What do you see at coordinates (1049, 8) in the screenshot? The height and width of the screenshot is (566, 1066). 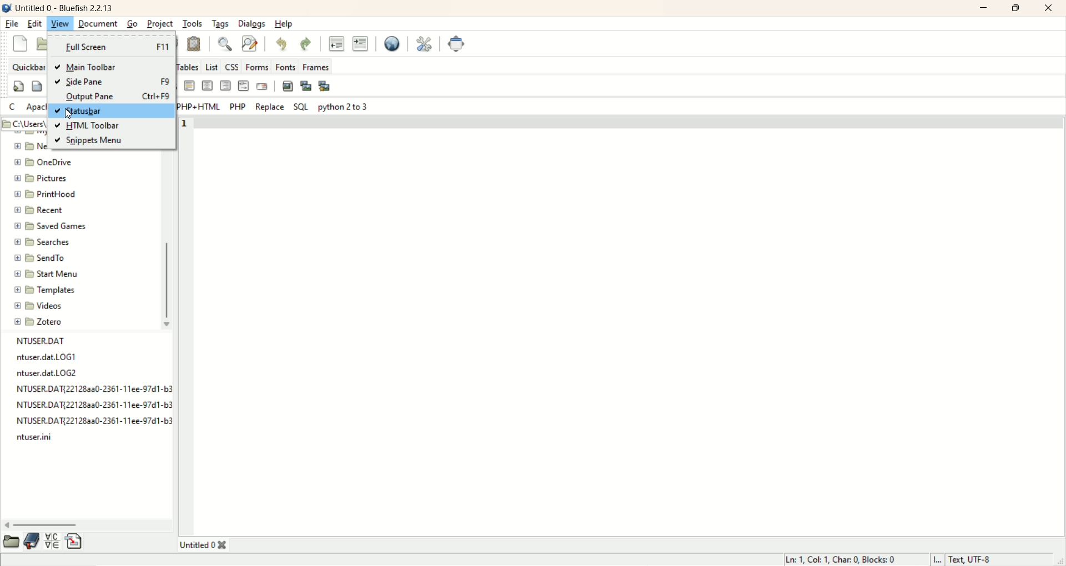 I see `close` at bounding box center [1049, 8].